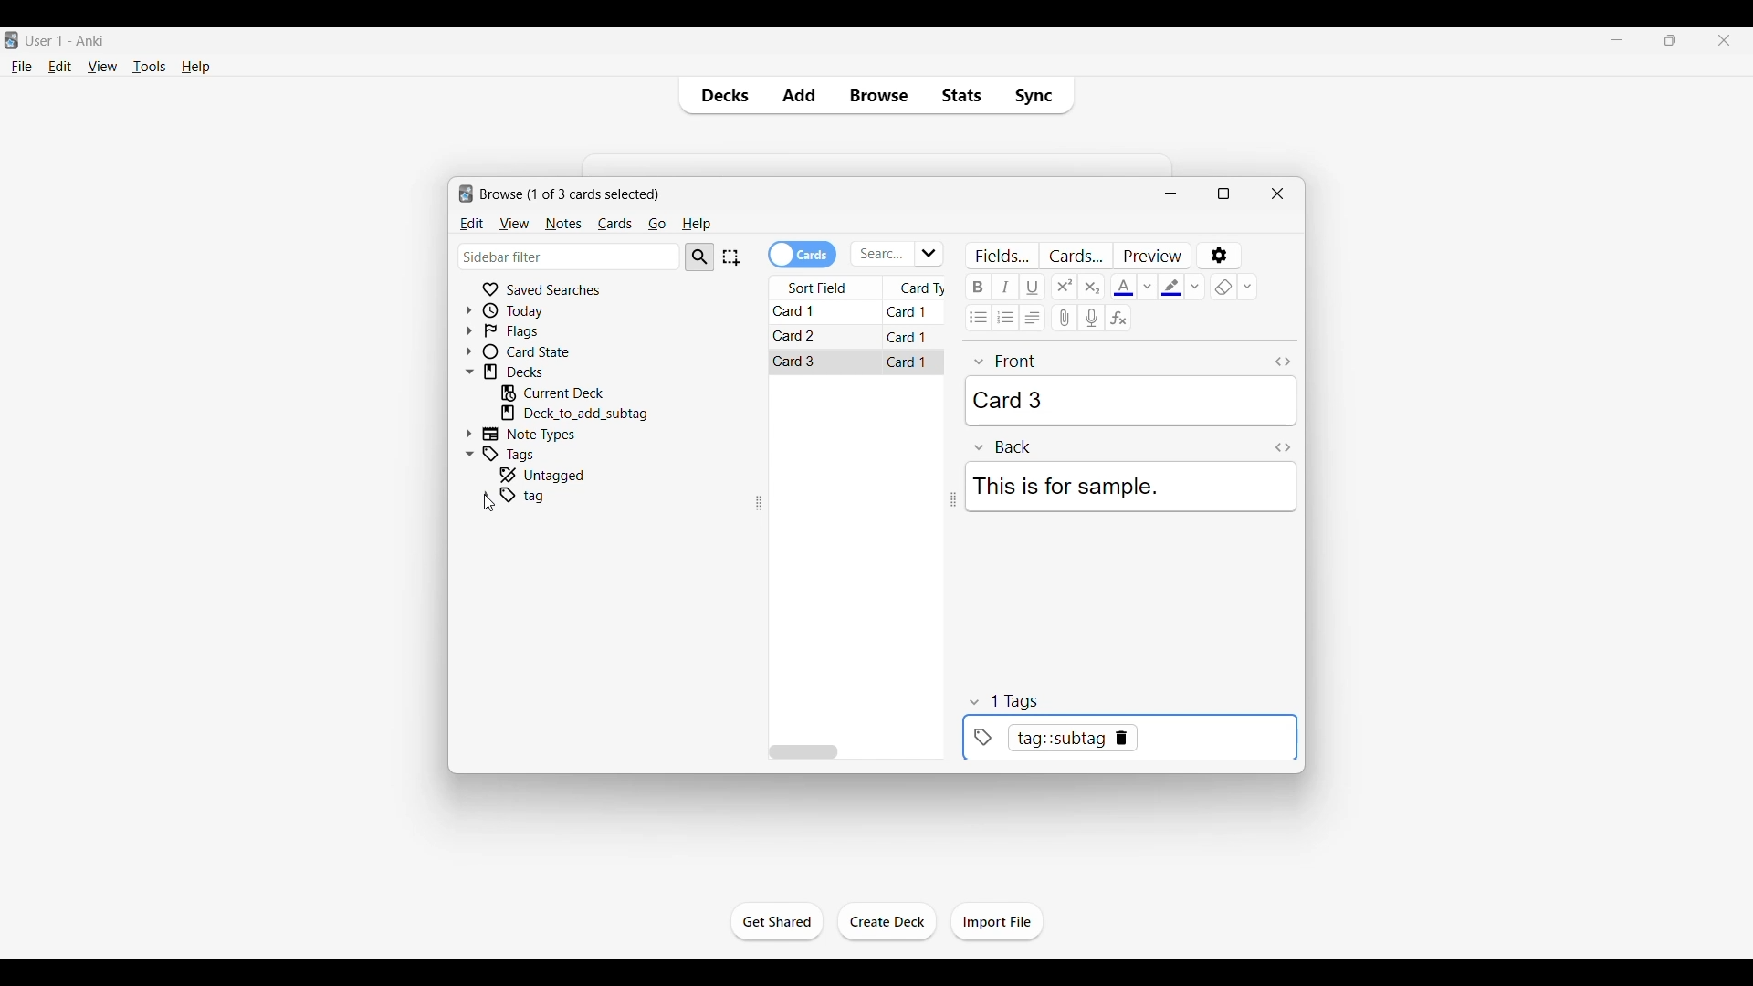 This screenshot has width=1753, height=986. I want to click on Ordered list, so click(1004, 318).